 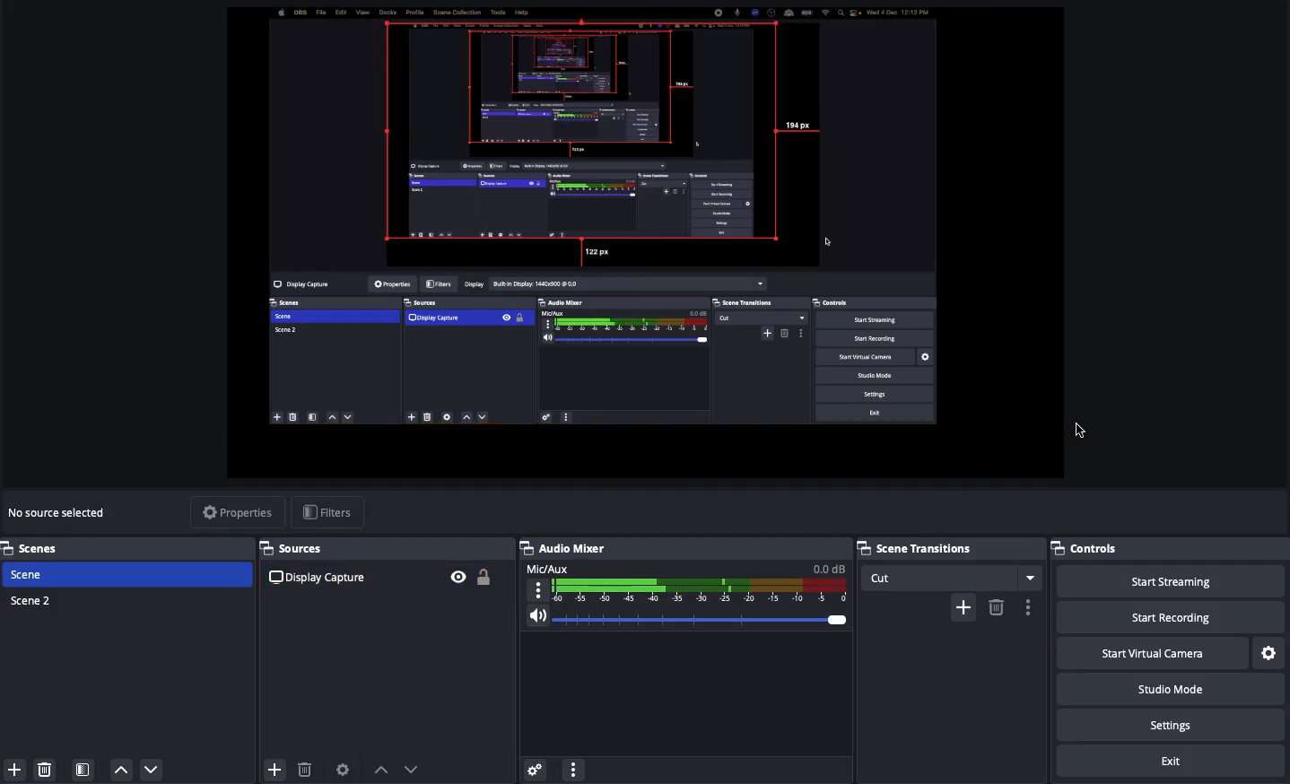 I want to click on Start recording, so click(x=1193, y=618).